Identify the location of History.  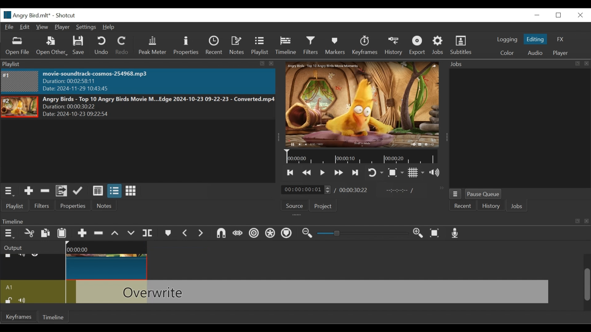
(393, 46).